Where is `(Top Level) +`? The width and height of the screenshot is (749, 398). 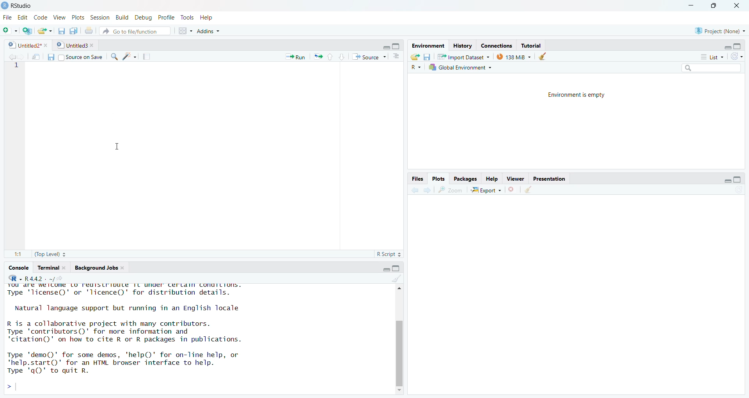
(Top Level) + is located at coordinates (53, 254).